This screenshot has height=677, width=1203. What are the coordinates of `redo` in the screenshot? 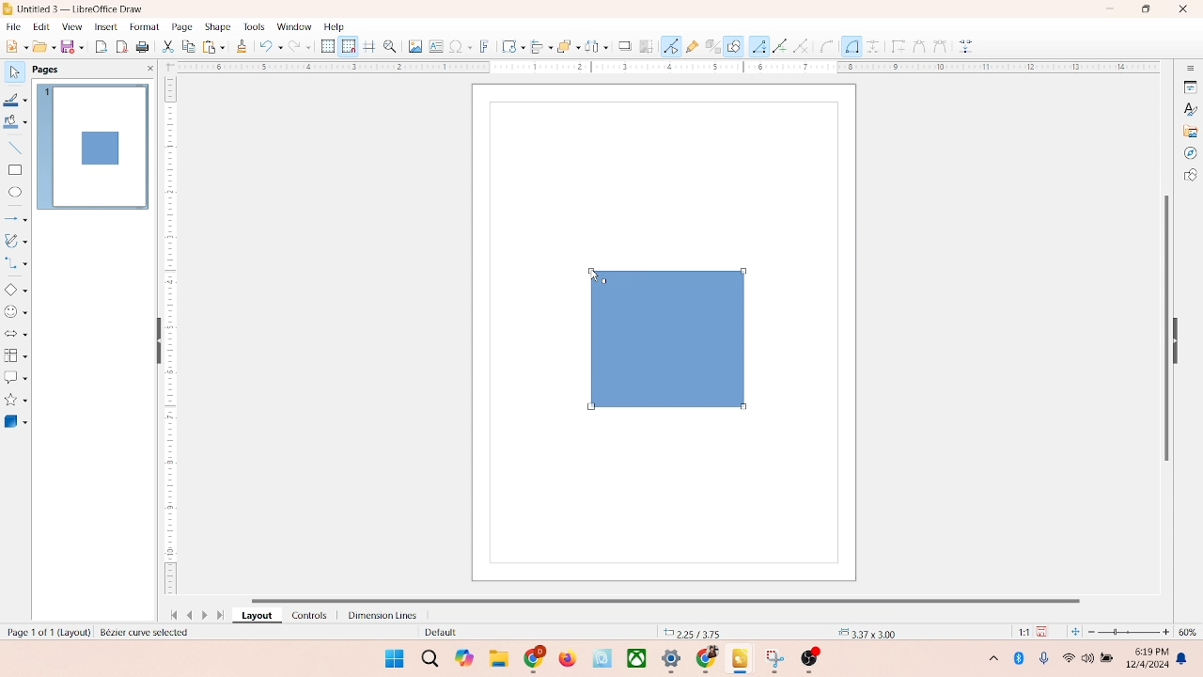 It's located at (304, 48).